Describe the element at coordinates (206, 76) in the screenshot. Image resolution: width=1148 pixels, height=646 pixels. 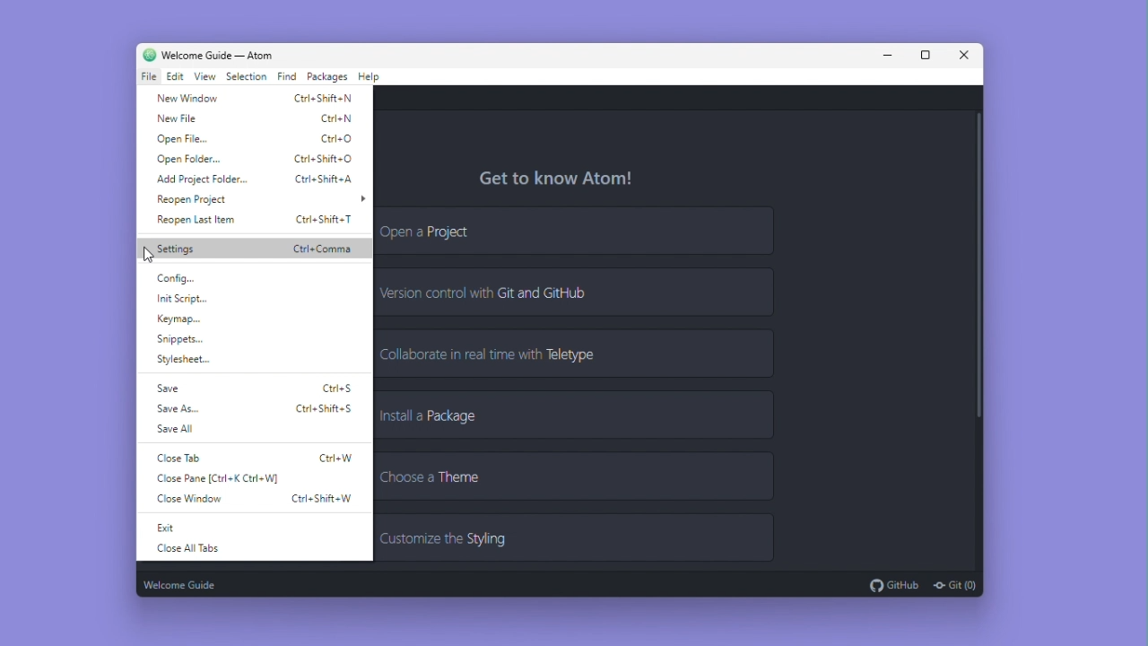
I see `View` at that location.